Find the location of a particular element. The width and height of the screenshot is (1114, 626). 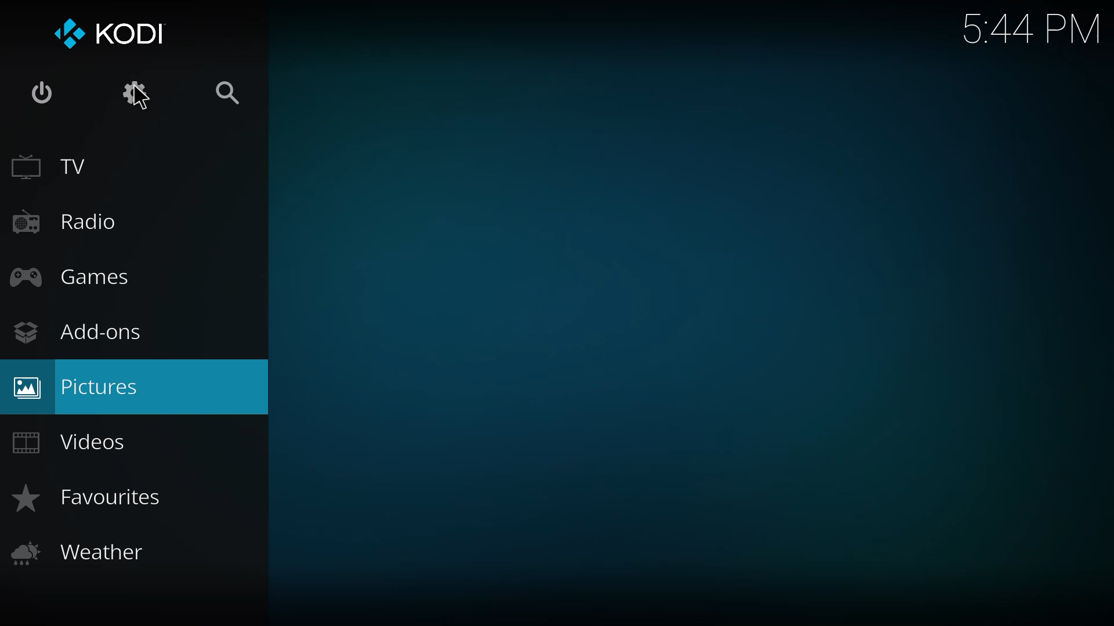

cursor is located at coordinates (136, 101).